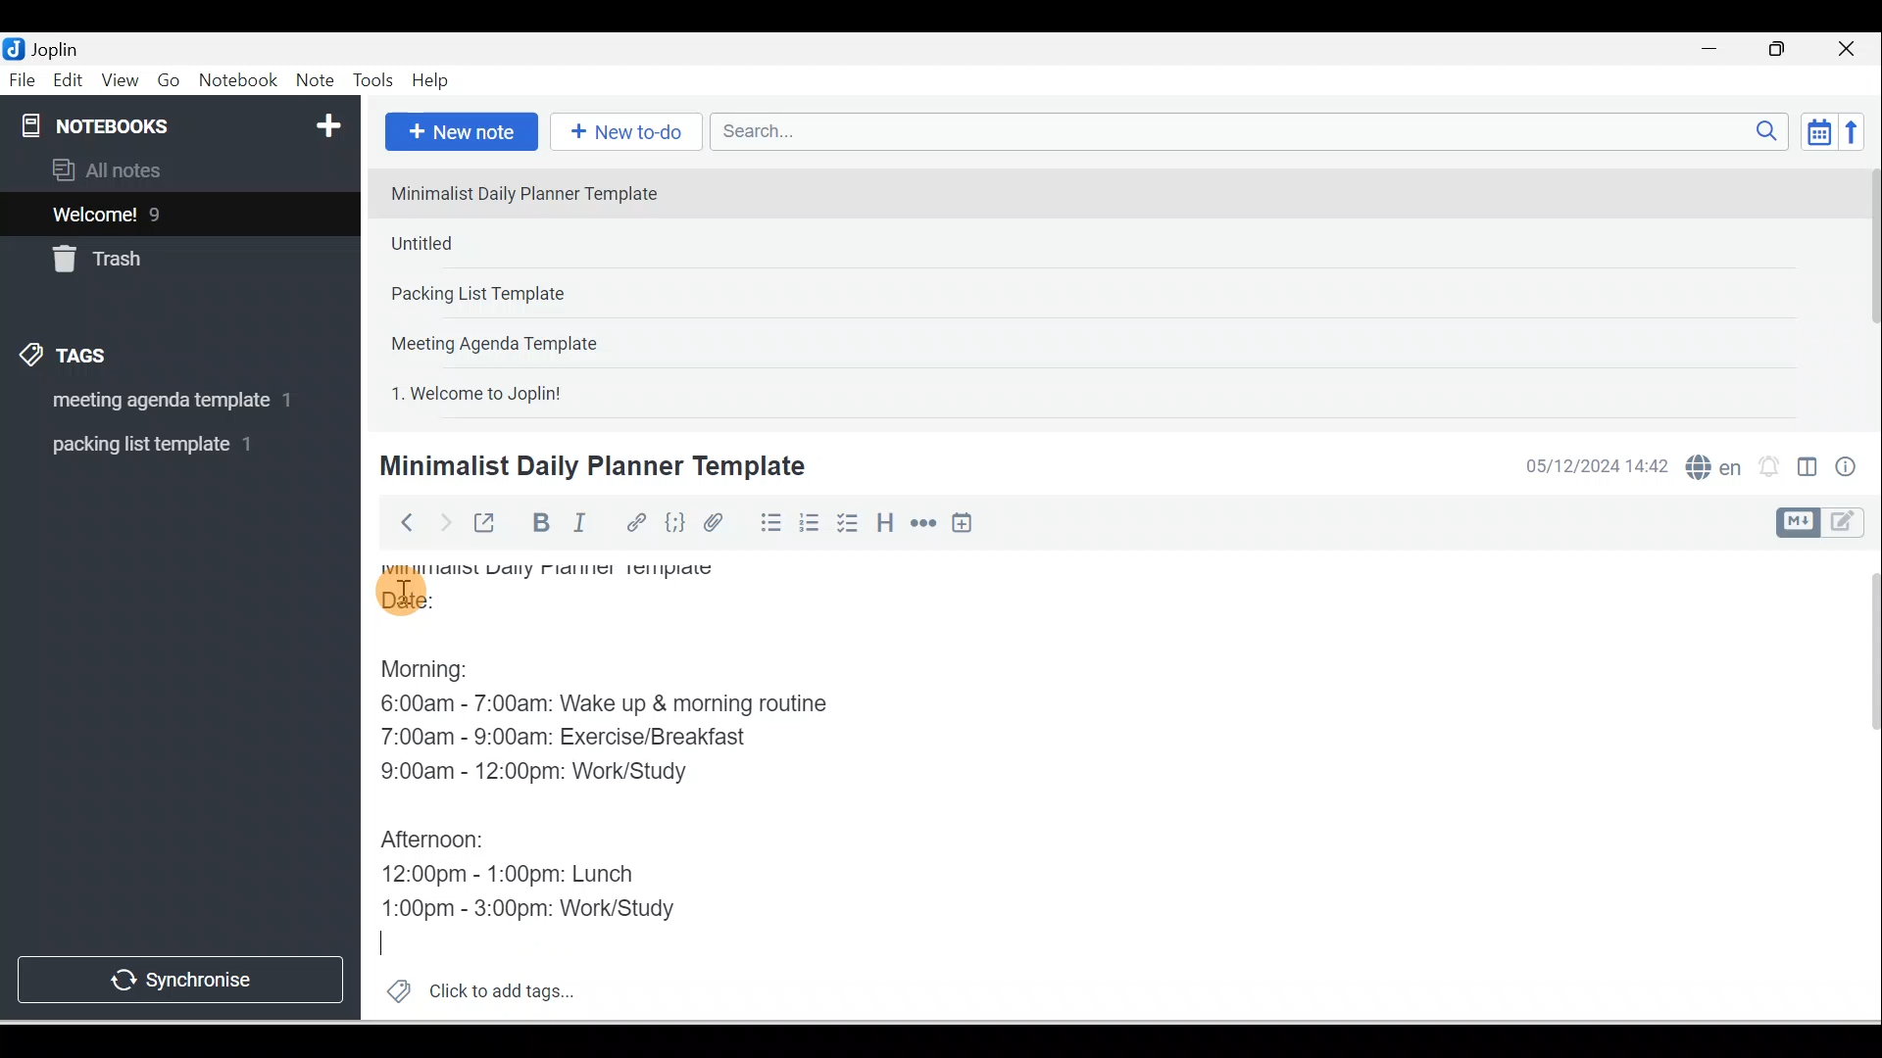 The image size is (1882, 1058). What do you see at coordinates (1818, 130) in the screenshot?
I see `Toggle sort order` at bounding box center [1818, 130].